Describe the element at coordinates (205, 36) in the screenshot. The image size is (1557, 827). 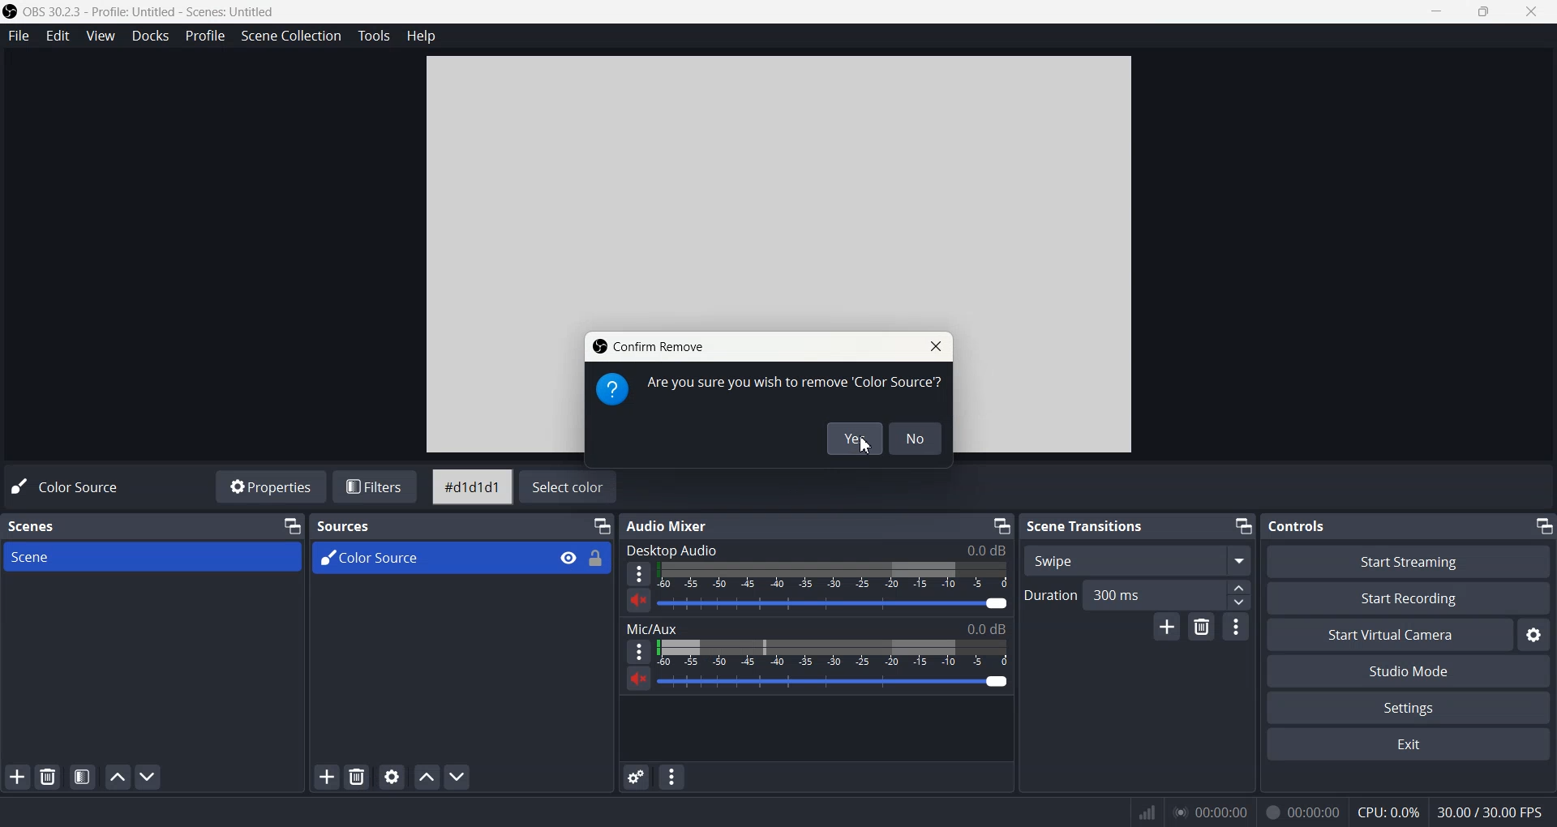
I see `Profile` at that location.